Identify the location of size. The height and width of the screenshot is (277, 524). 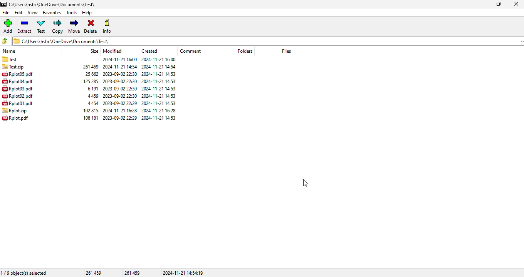
(89, 67).